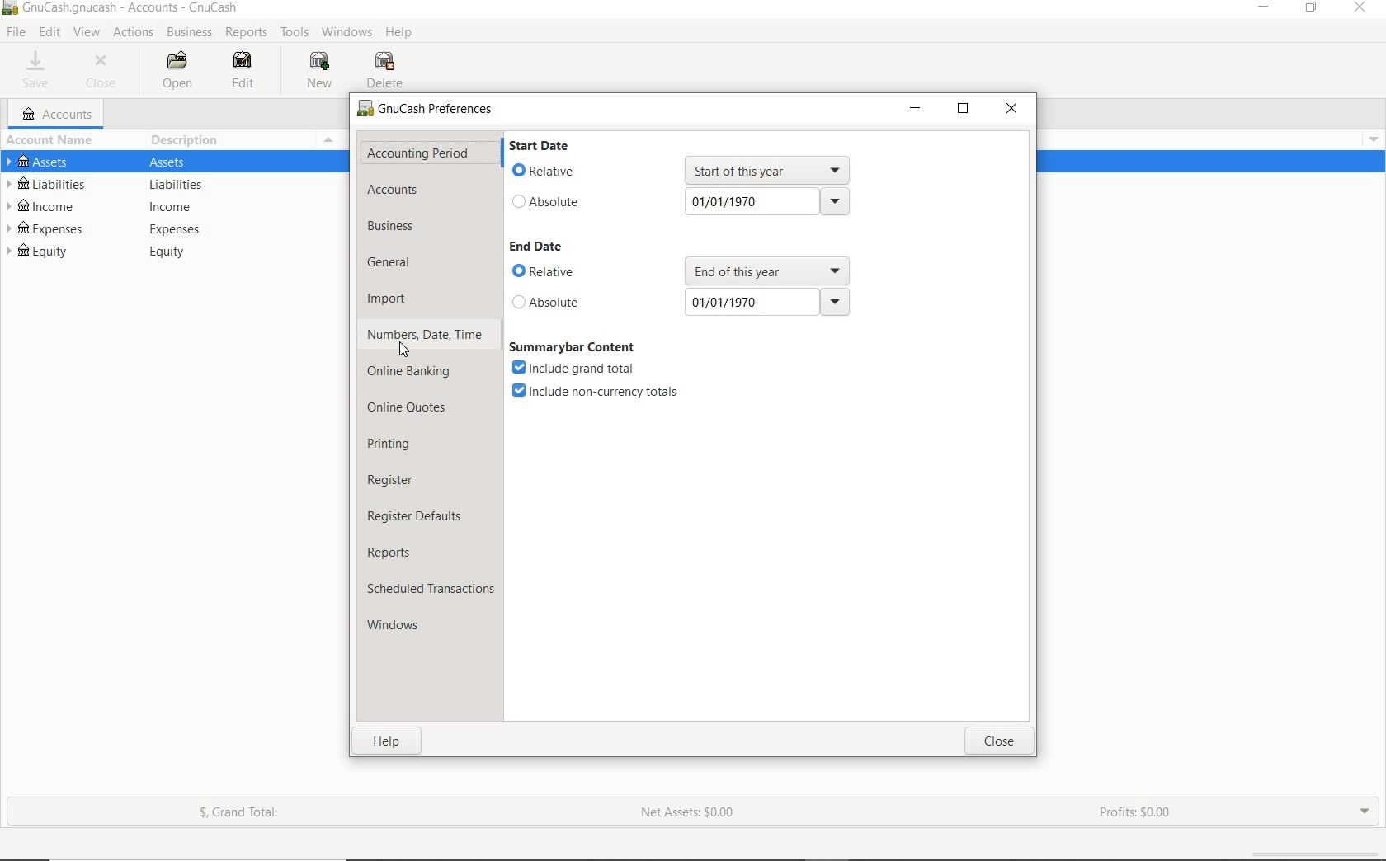 This screenshot has height=861, width=1386. I want to click on EDIT, so click(49, 32).